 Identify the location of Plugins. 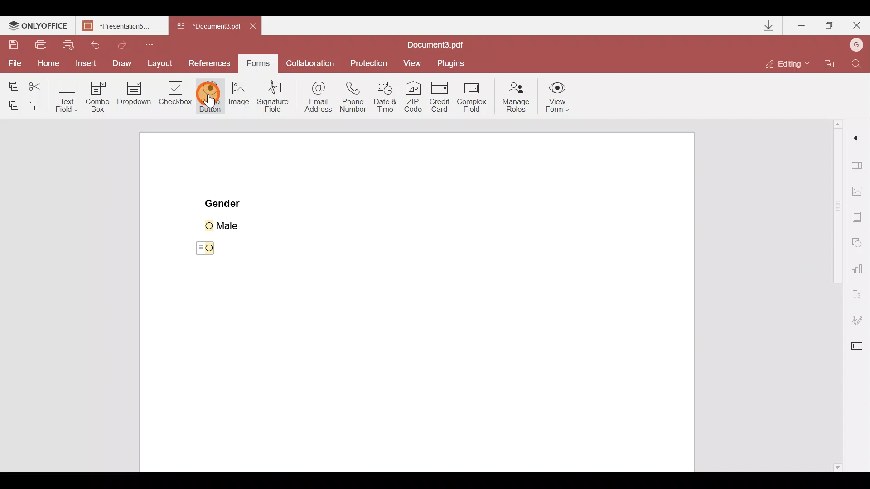
(454, 62).